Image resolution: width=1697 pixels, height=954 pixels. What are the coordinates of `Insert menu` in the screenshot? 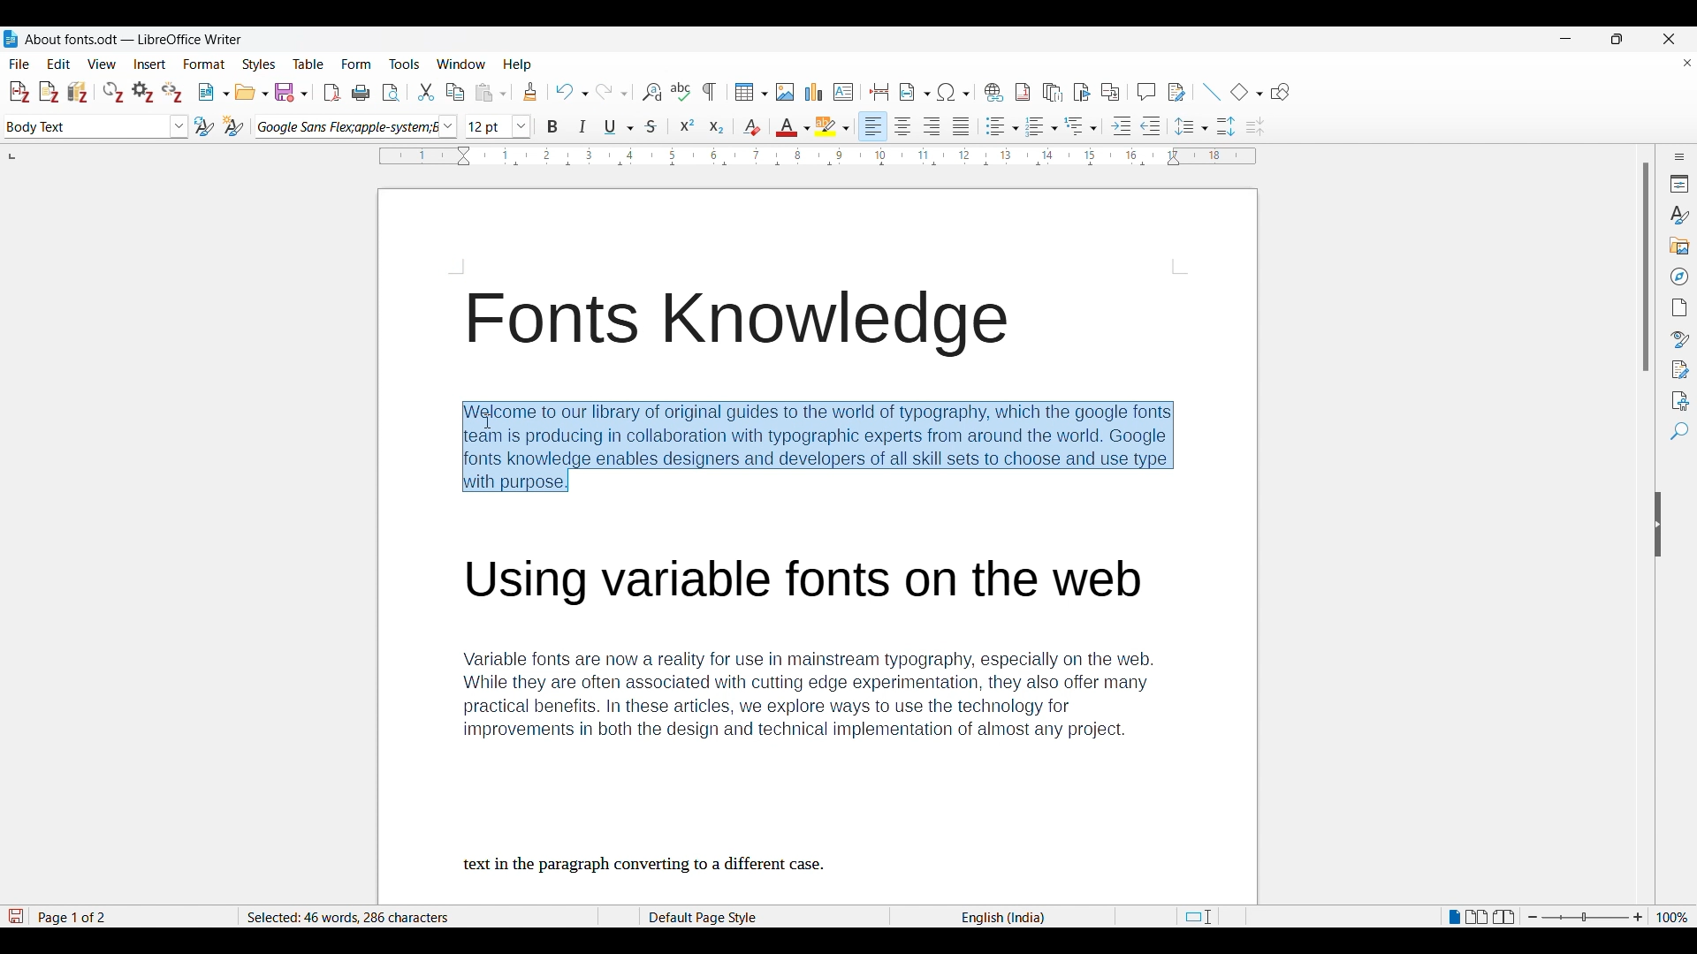 It's located at (149, 64).